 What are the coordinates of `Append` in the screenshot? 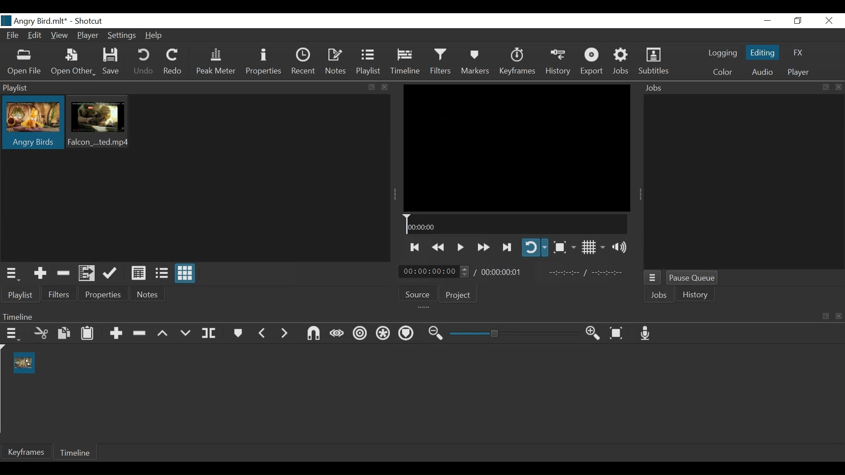 It's located at (117, 332).